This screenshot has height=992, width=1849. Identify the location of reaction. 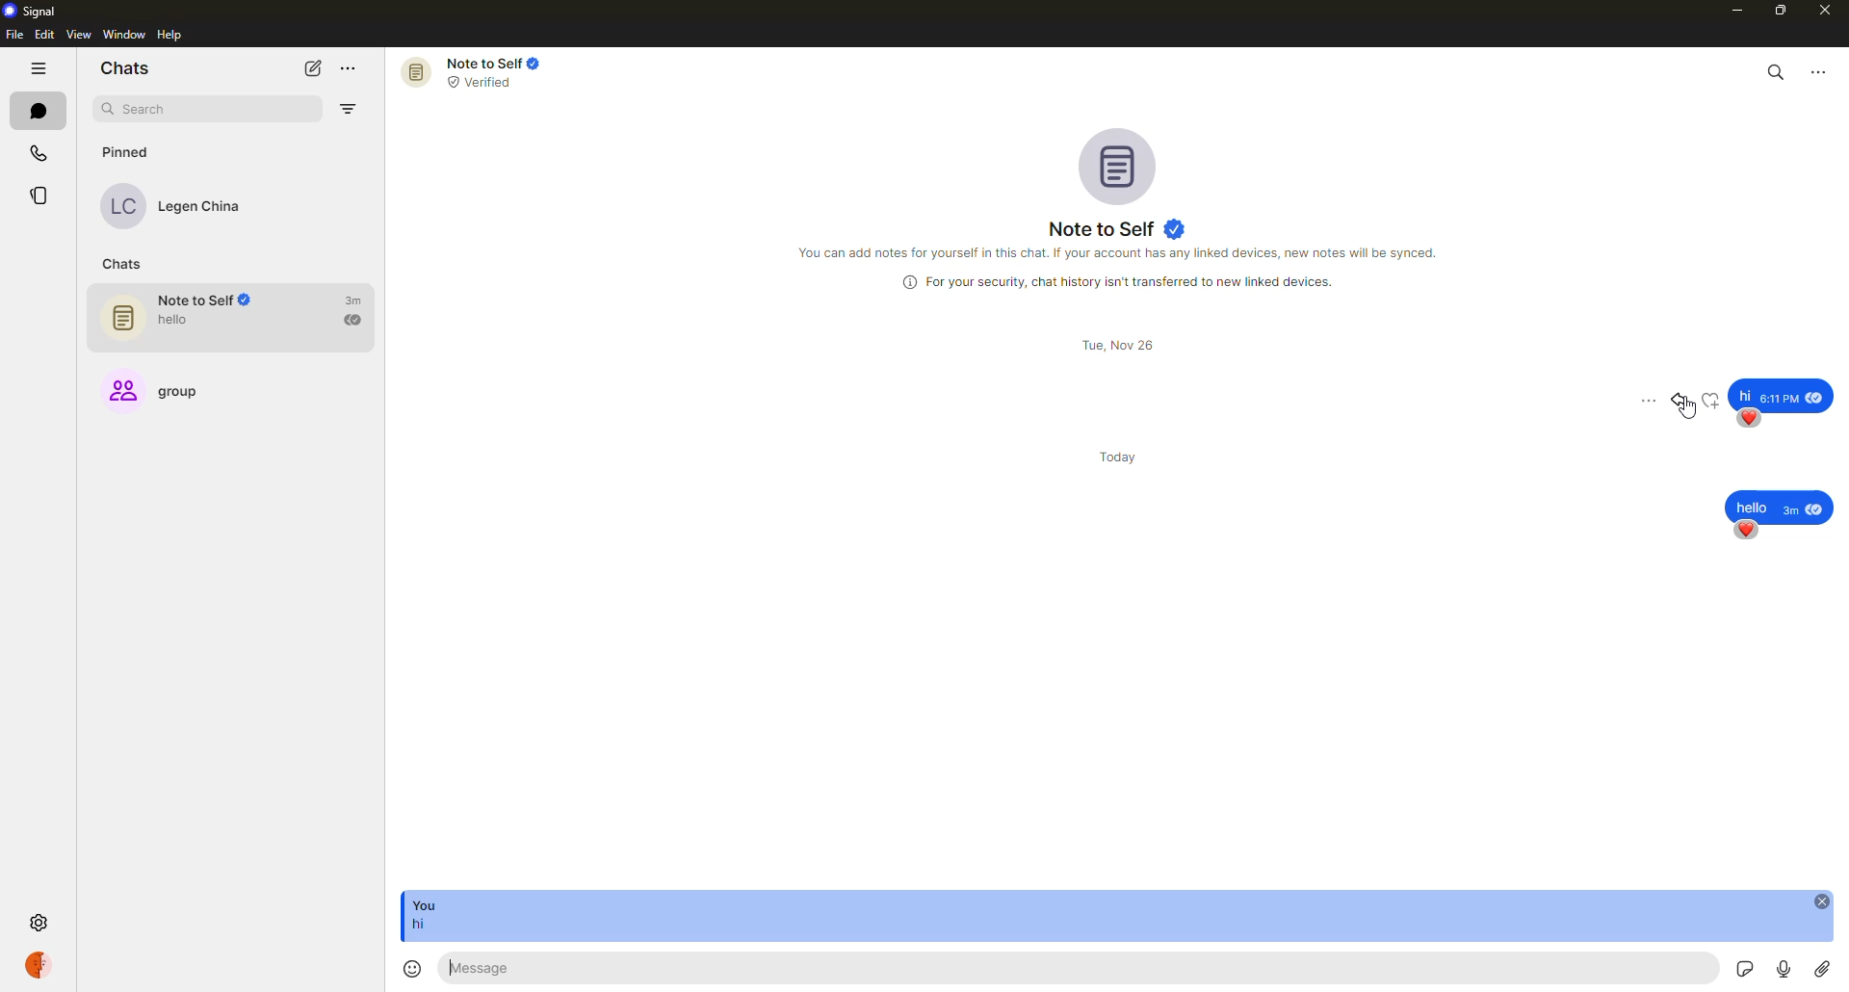
(1744, 531).